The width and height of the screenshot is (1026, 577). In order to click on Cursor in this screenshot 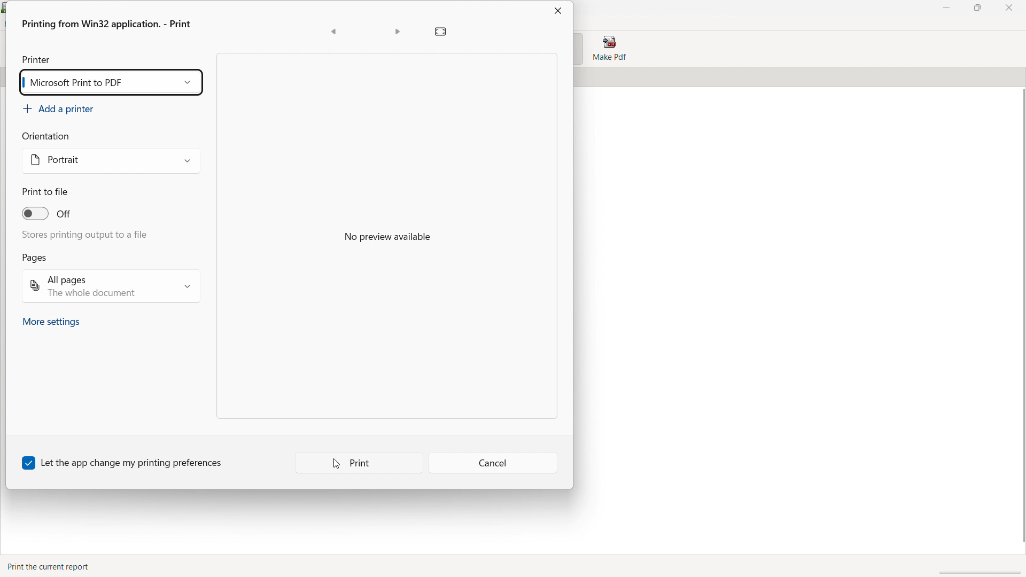, I will do `click(335, 465)`.